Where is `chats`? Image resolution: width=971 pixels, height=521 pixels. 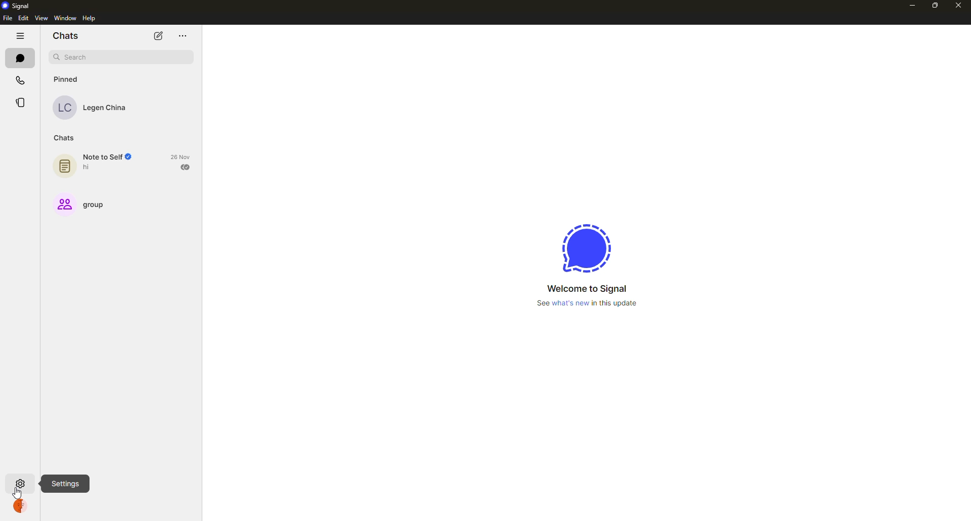 chats is located at coordinates (66, 138).